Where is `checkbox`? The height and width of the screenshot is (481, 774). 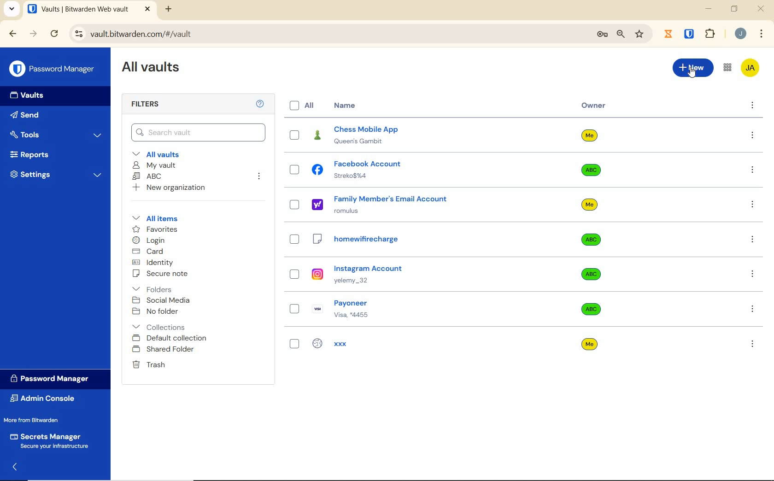
checkbox is located at coordinates (295, 170).